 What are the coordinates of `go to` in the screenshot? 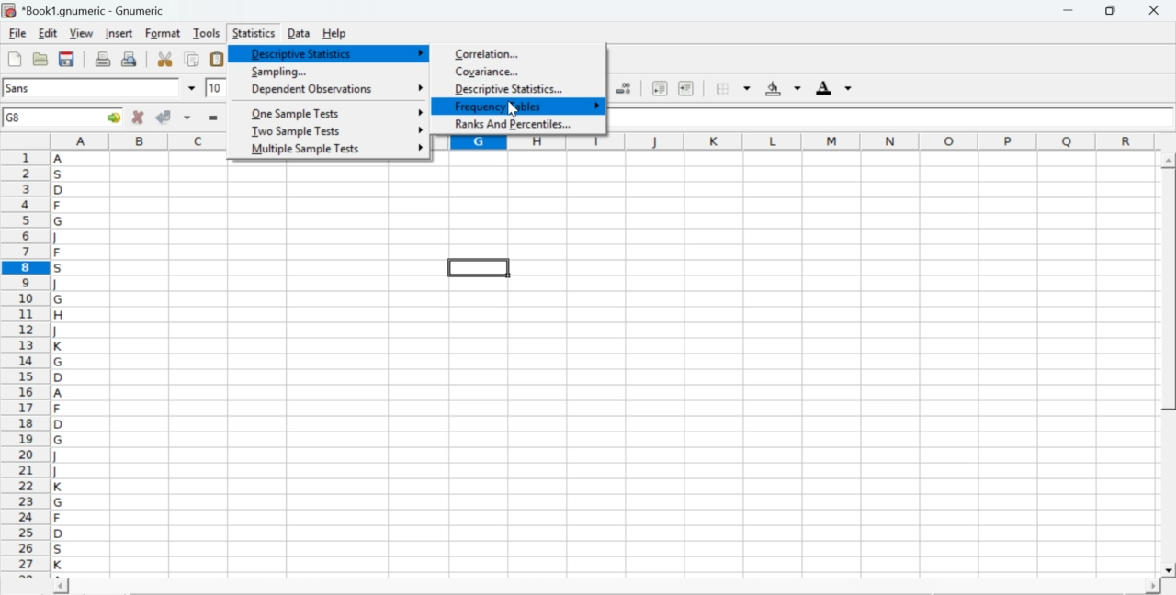 It's located at (112, 117).